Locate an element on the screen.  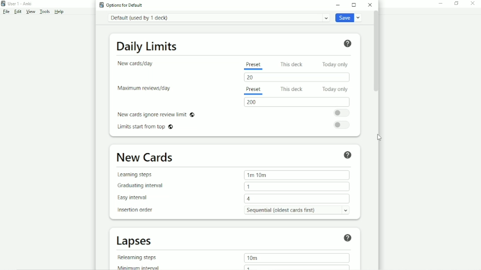
Close is located at coordinates (370, 5).